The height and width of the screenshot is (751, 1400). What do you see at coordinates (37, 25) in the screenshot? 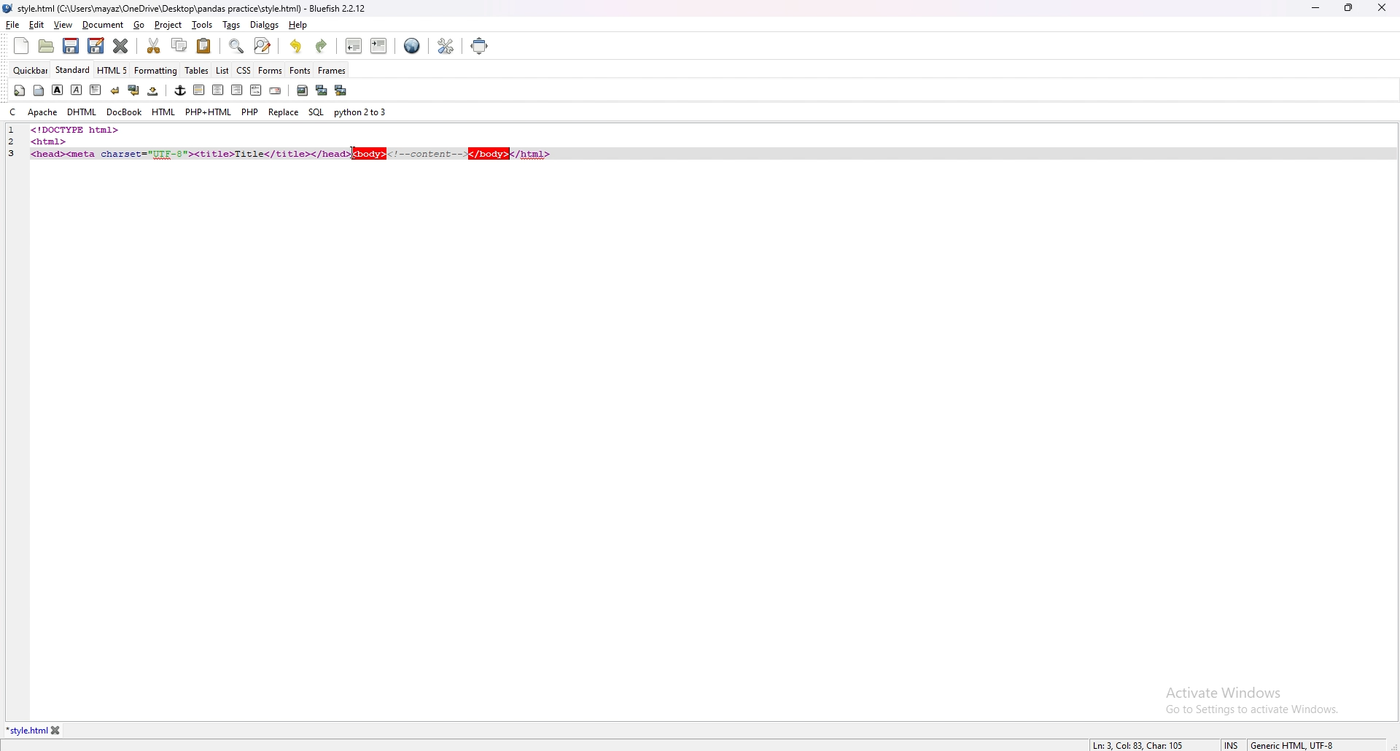
I see `edit` at bounding box center [37, 25].